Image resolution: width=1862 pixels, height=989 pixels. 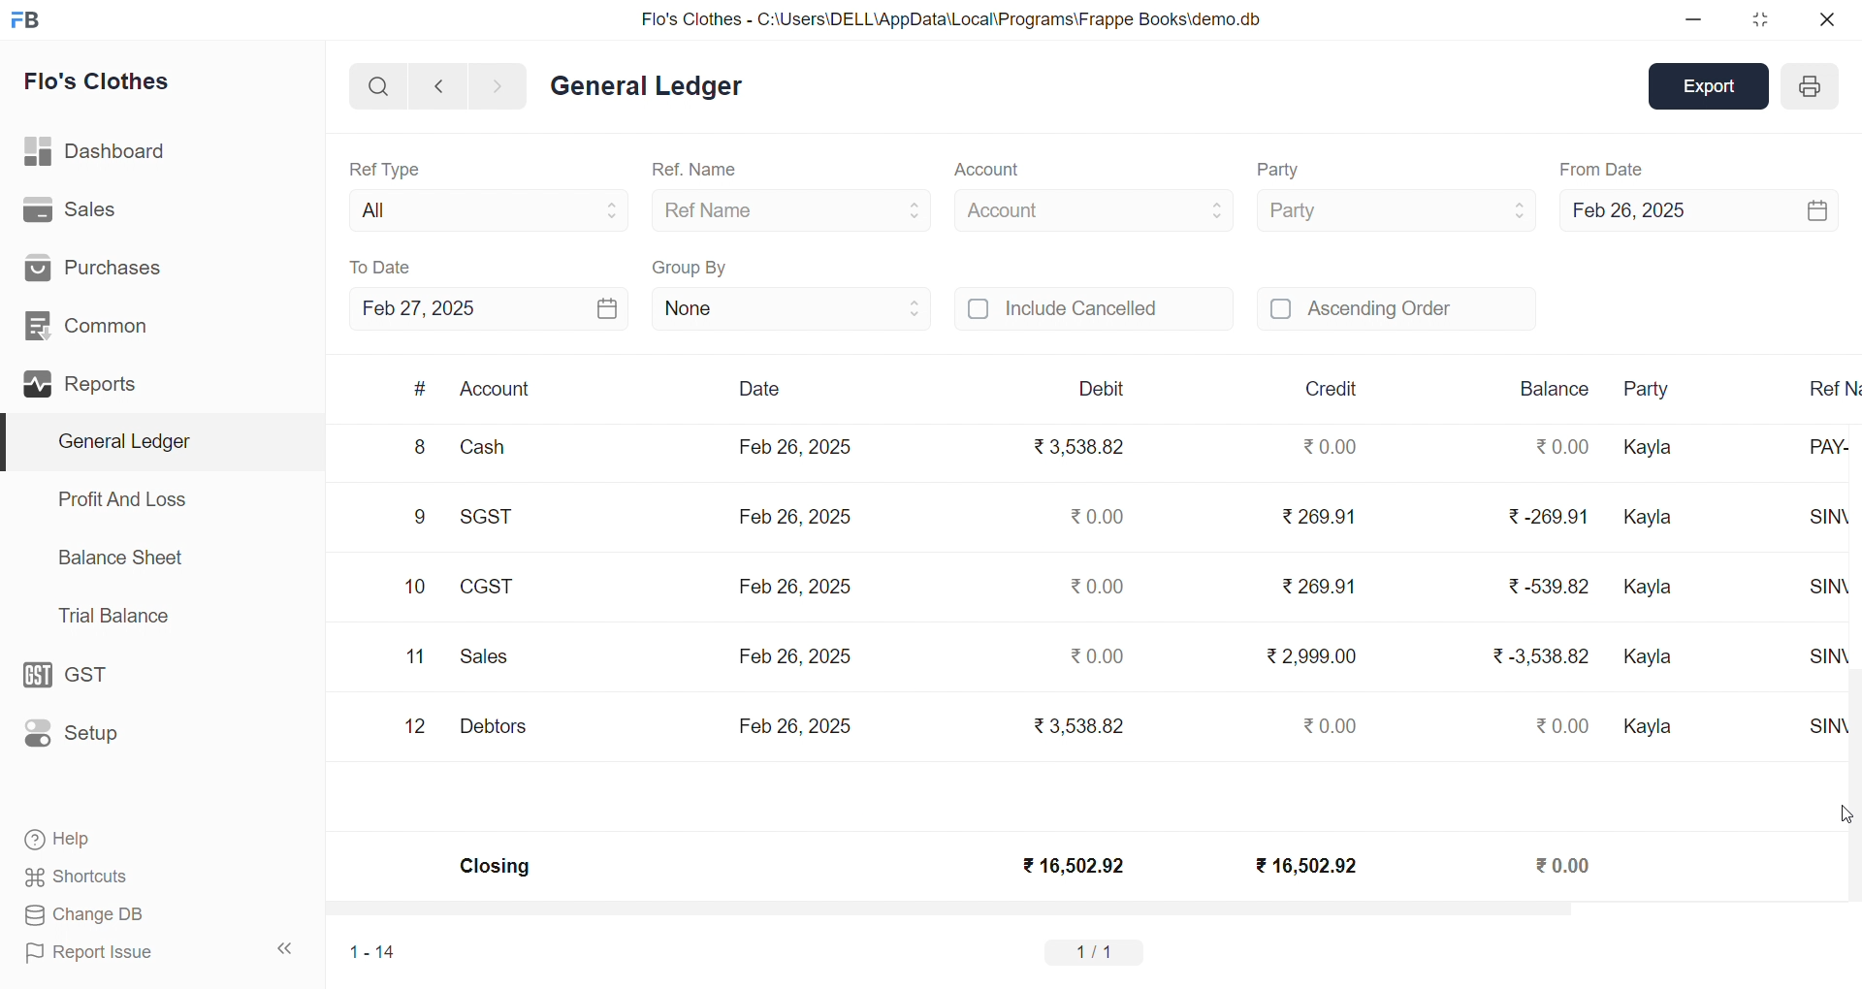 What do you see at coordinates (1565, 864) in the screenshot?
I see `₹ 0.00` at bounding box center [1565, 864].